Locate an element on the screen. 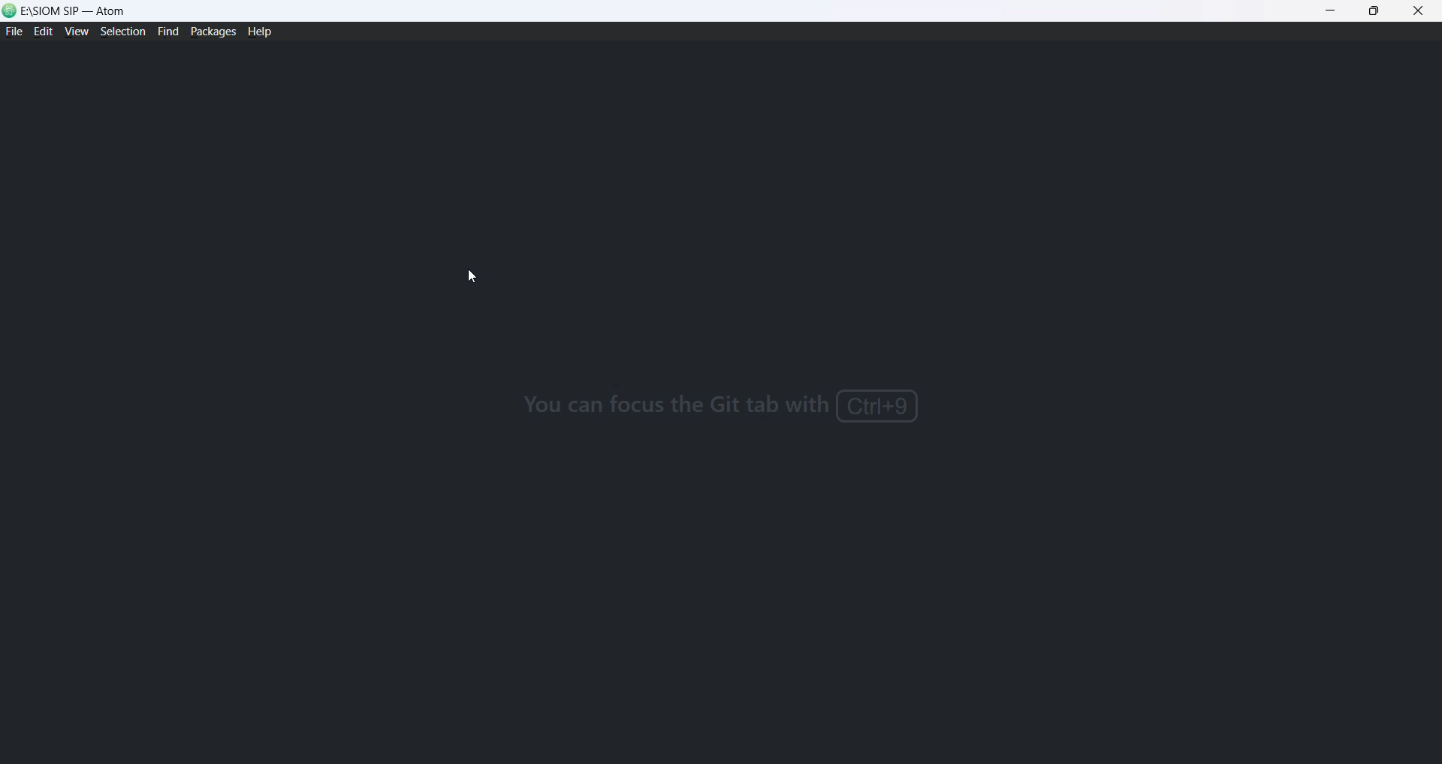 This screenshot has width=1442, height=764. maximize is located at coordinates (1374, 12).